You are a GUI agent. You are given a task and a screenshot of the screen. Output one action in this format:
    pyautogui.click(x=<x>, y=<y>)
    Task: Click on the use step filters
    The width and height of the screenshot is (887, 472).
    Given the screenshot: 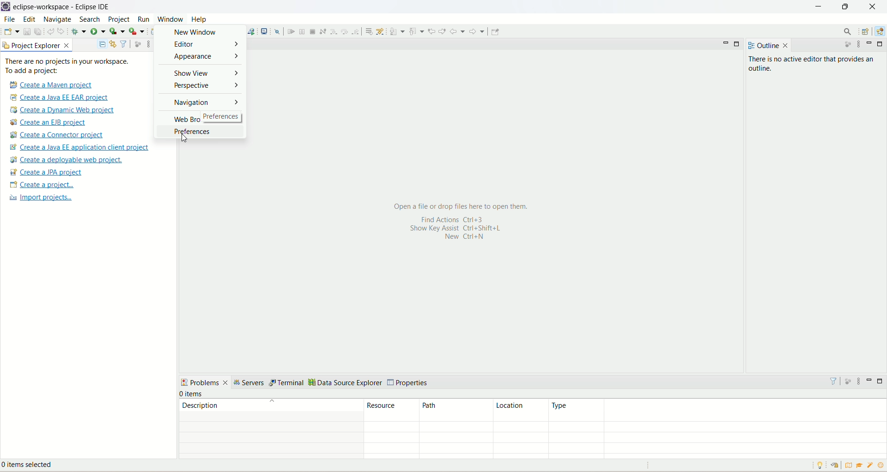 What is the action you would take?
    pyautogui.click(x=381, y=31)
    